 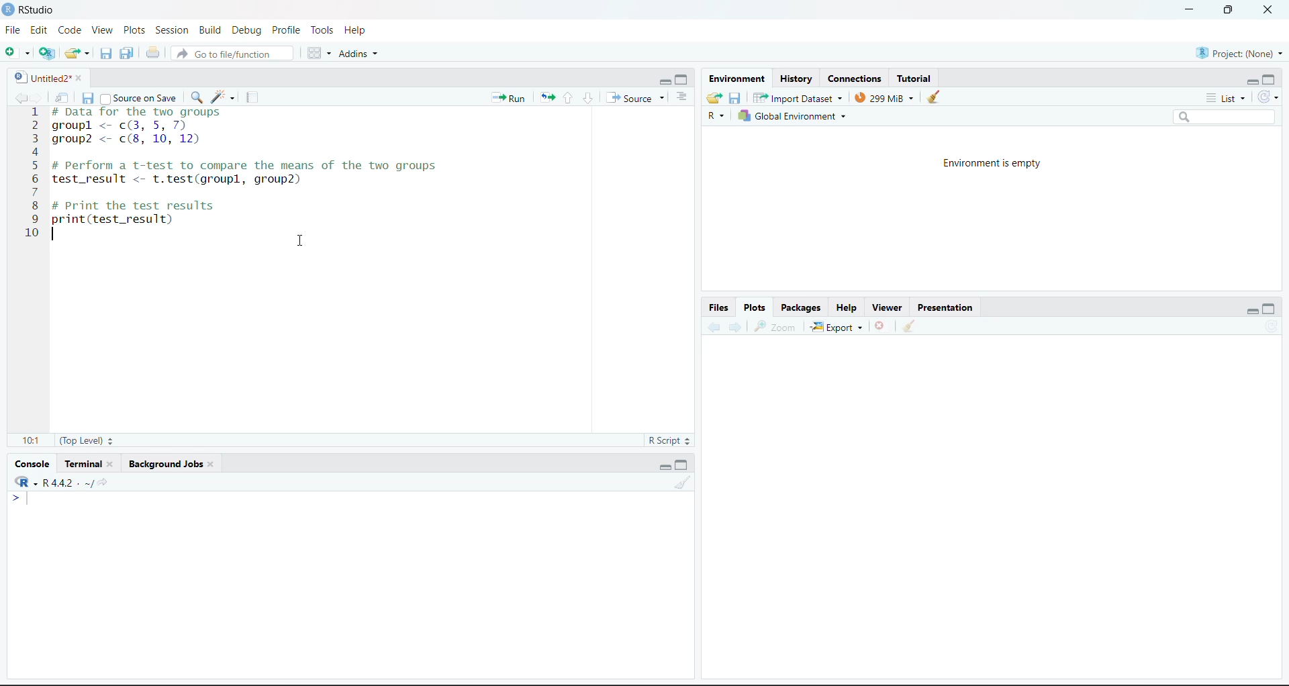 I want to click on Environment is empty, so click(x=992, y=164).